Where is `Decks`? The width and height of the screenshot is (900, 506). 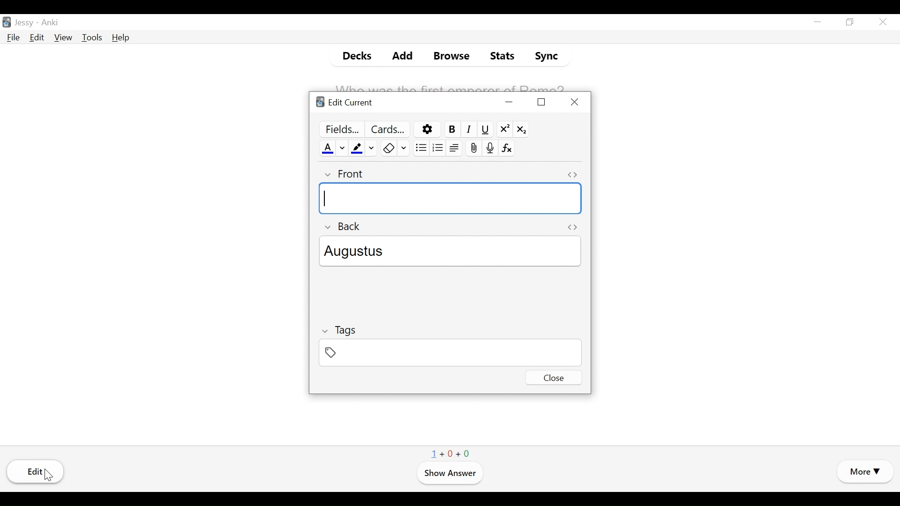 Decks is located at coordinates (353, 55).